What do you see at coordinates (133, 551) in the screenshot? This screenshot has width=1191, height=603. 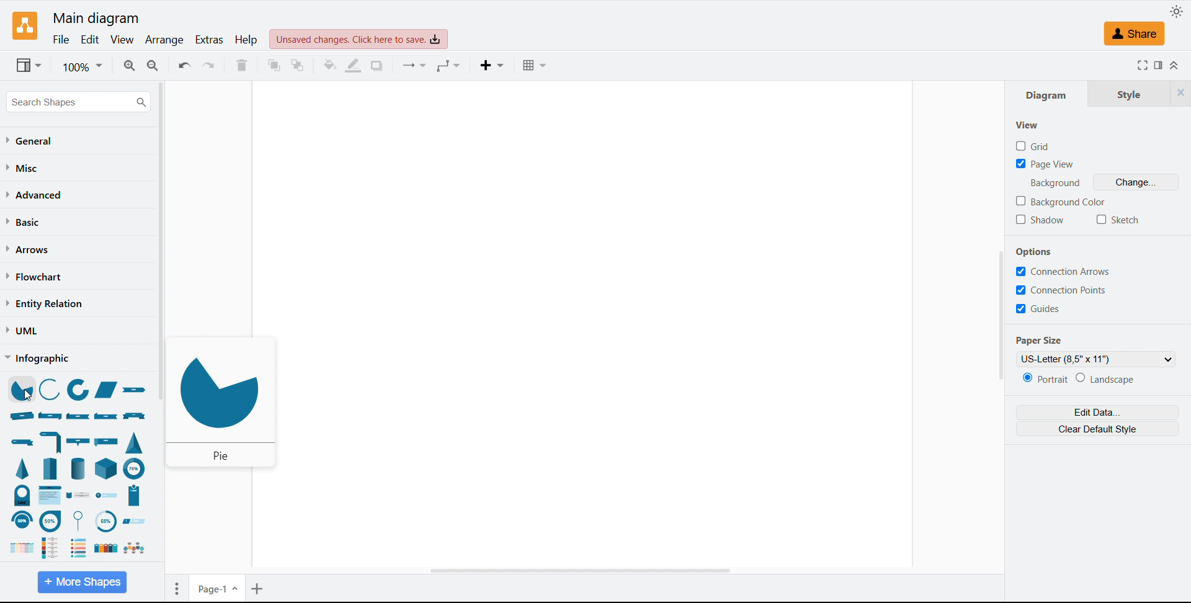 I see `roadmap horizontal` at bounding box center [133, 551].